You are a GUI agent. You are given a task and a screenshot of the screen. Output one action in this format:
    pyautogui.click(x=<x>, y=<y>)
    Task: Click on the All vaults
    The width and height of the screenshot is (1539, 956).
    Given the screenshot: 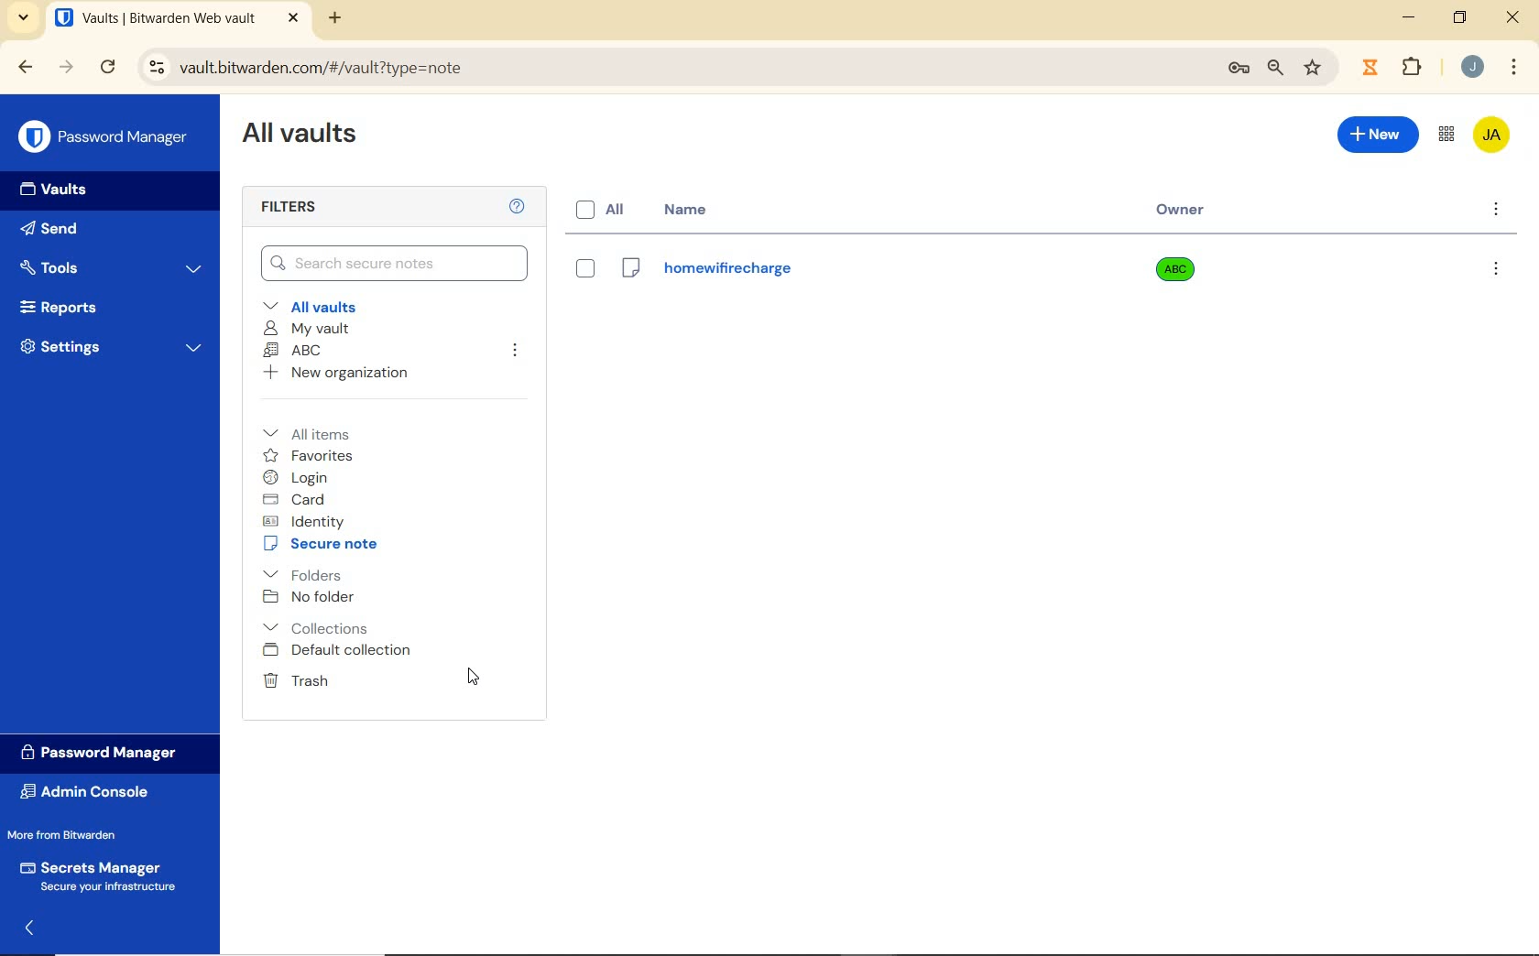 What is the action you would take?
    pyautogui.click(x=312, y=305)
    